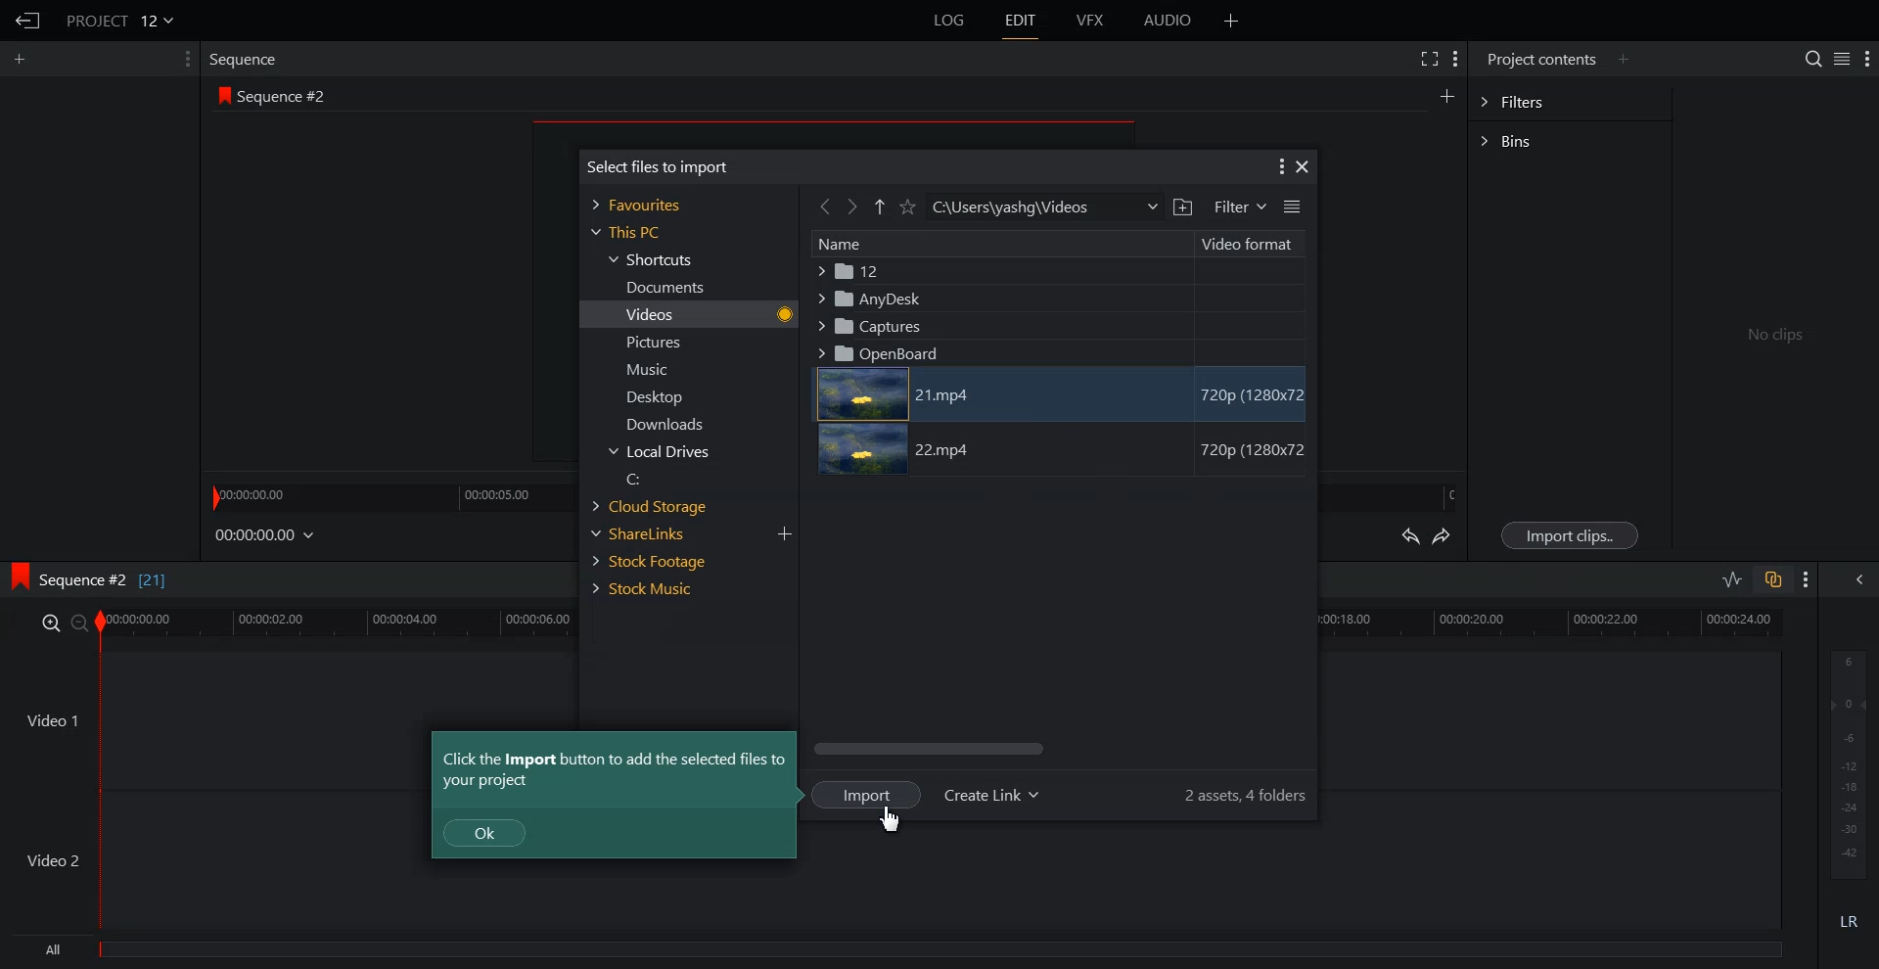 The width and height of the screenshot is (1879, 969). I want to click on Import, so click(867, 794).